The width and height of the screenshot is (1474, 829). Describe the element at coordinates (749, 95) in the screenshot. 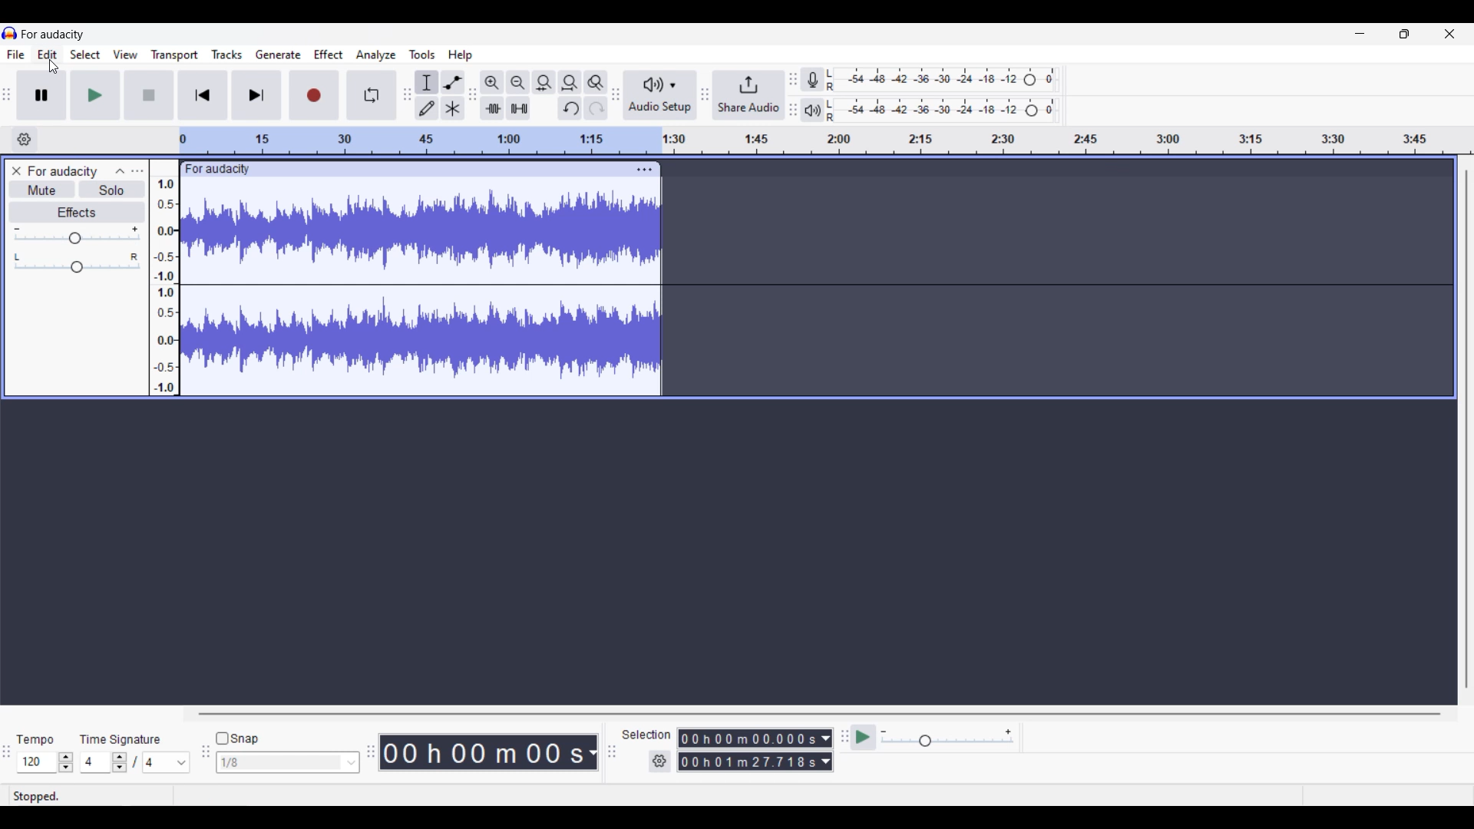

I see `Share audio` at that location.